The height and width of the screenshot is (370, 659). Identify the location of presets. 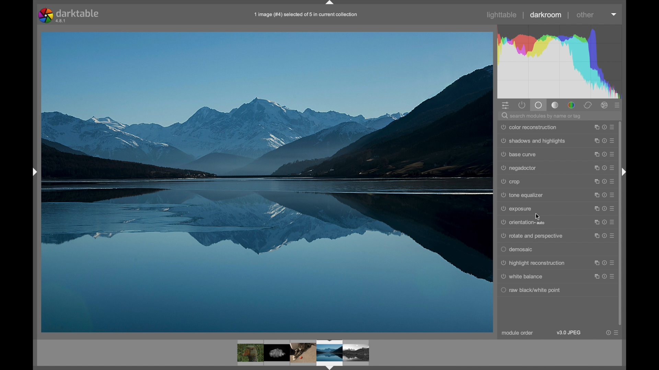
(617, 106).